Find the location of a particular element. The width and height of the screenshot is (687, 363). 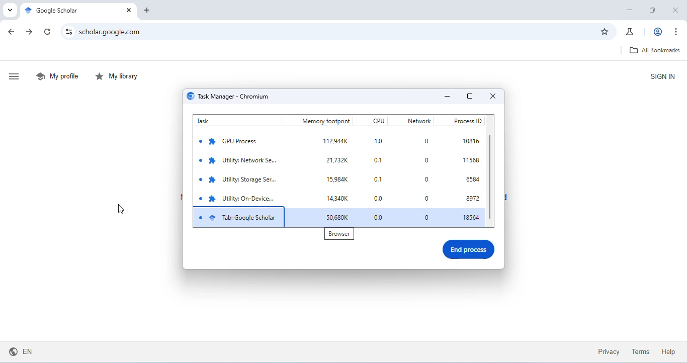

vertical scroll bar is located at coordinates (492, 179).